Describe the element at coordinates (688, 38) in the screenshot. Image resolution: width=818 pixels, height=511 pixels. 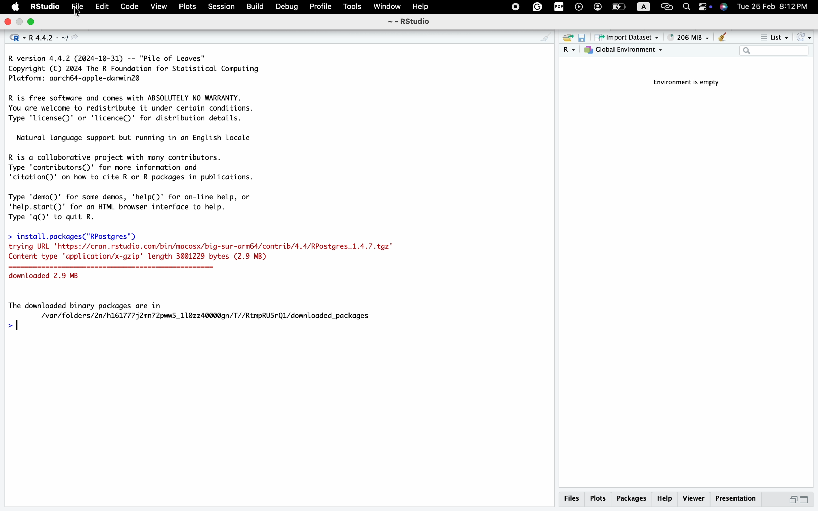
I see `148 MiB` at that location.